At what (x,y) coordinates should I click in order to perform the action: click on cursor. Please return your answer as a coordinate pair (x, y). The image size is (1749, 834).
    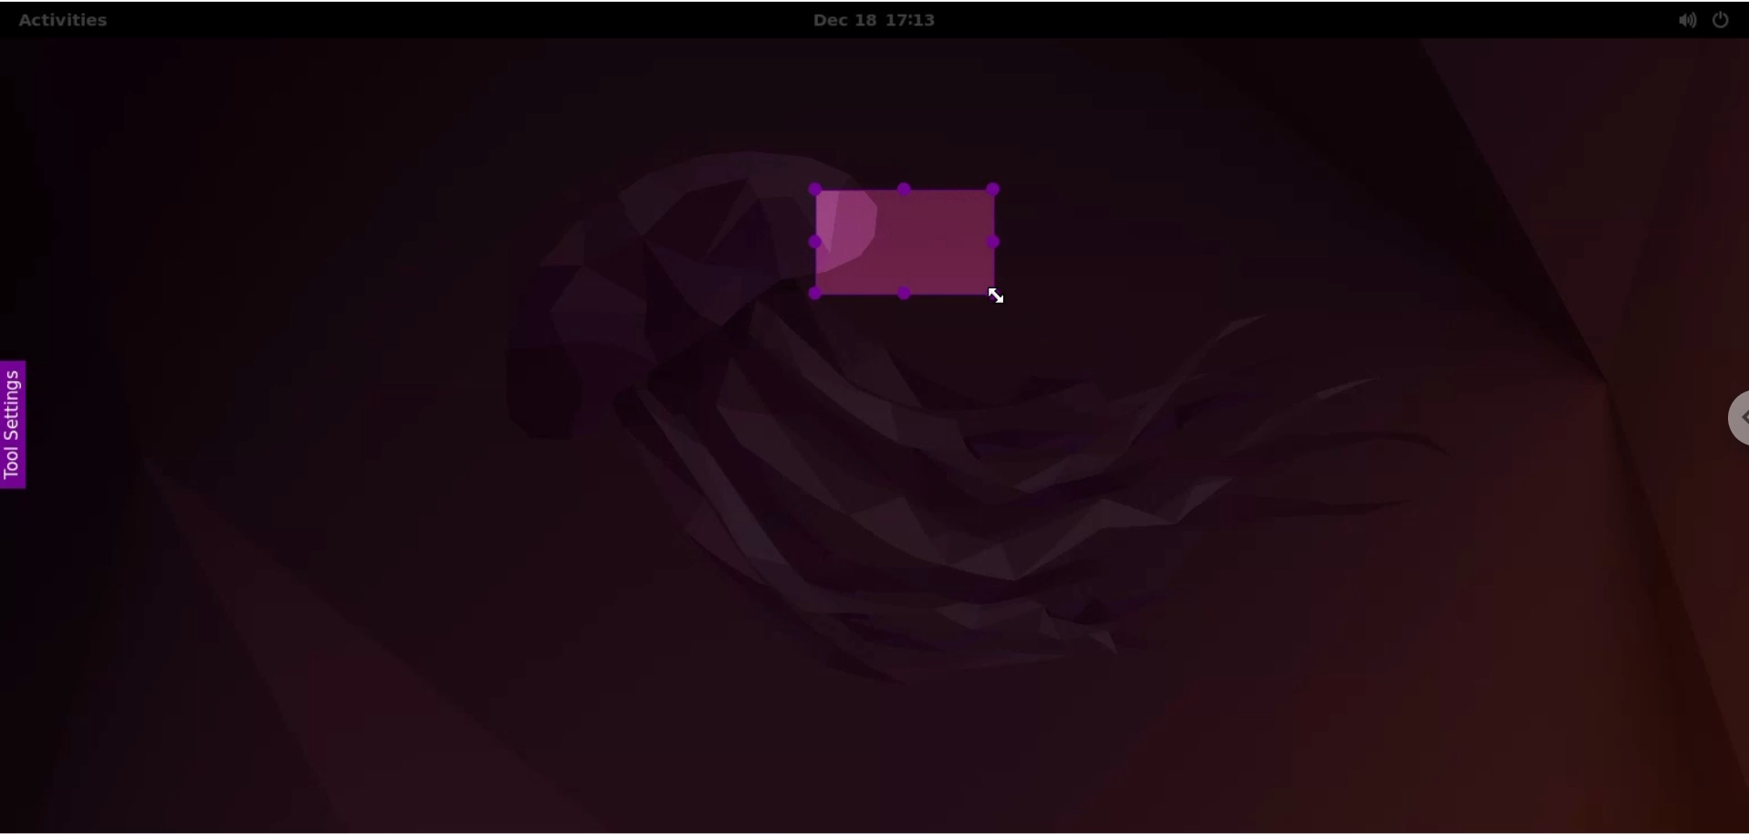
    Looking at the image, I should click on (1000, 296).